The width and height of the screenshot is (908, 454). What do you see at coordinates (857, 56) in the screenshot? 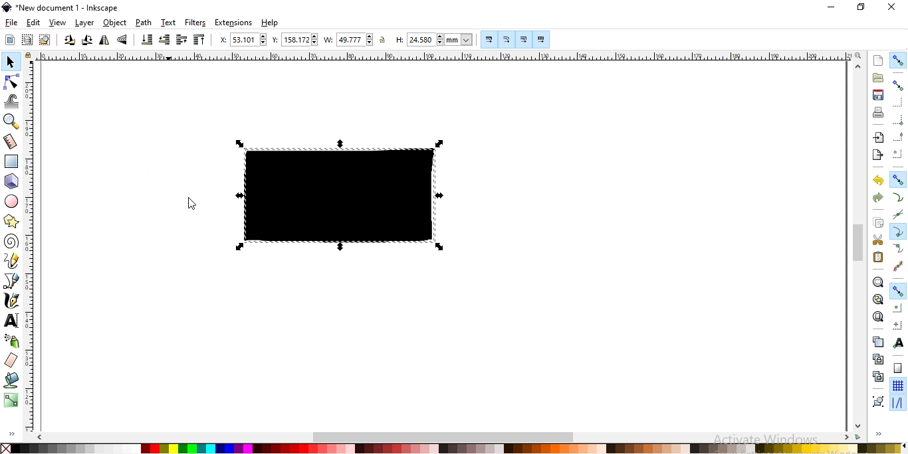
I see `zoom` at bounding box center [857, 56].